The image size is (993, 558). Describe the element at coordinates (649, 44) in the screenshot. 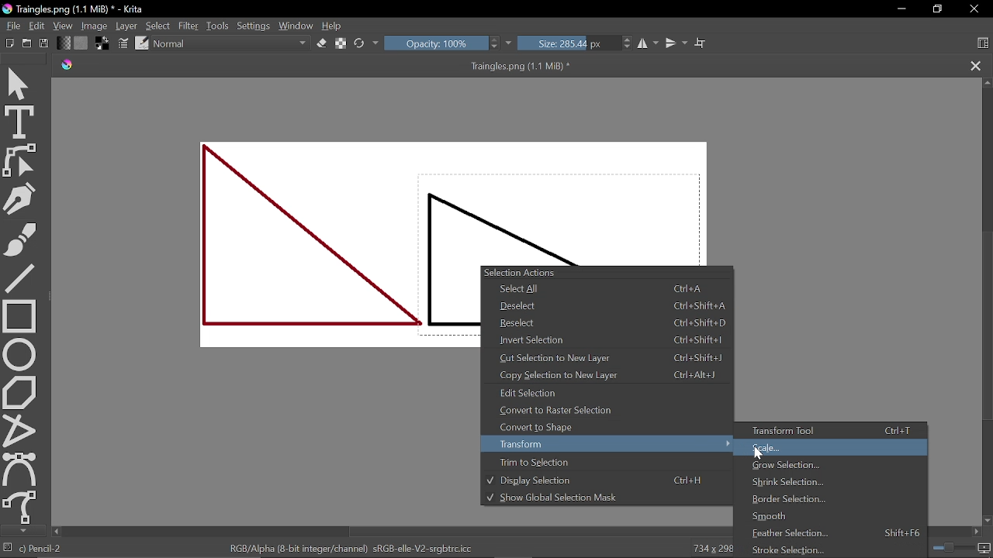

I see `Horizontal mirror tool` at that location.